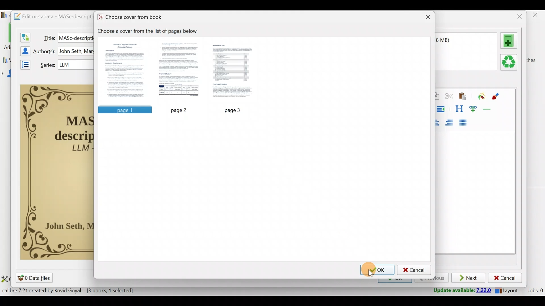  I want to click on Page 1, so click(126, 71).